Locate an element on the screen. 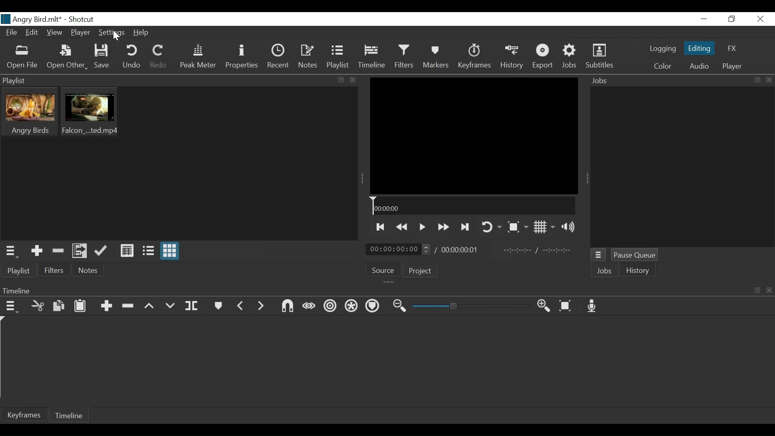  Audio is located at coordinates (700, 66).